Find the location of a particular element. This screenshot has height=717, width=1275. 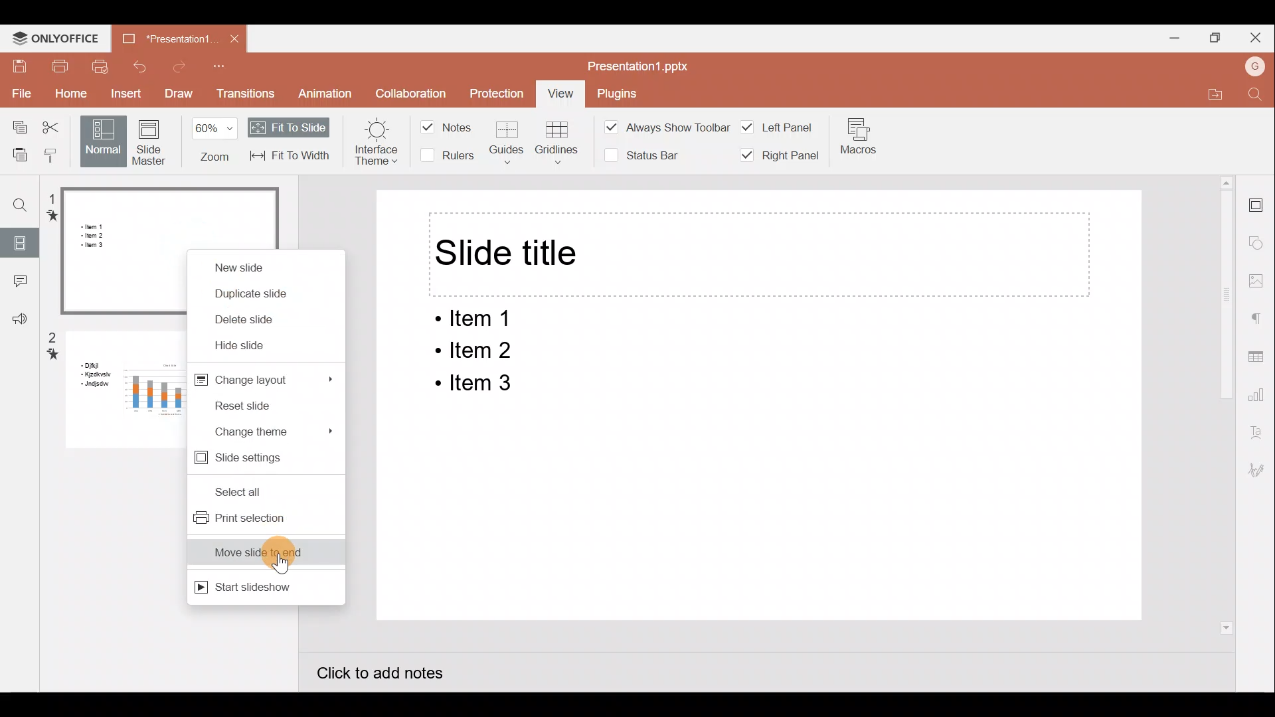

Presentation slide is located at coordinates (758, 512).